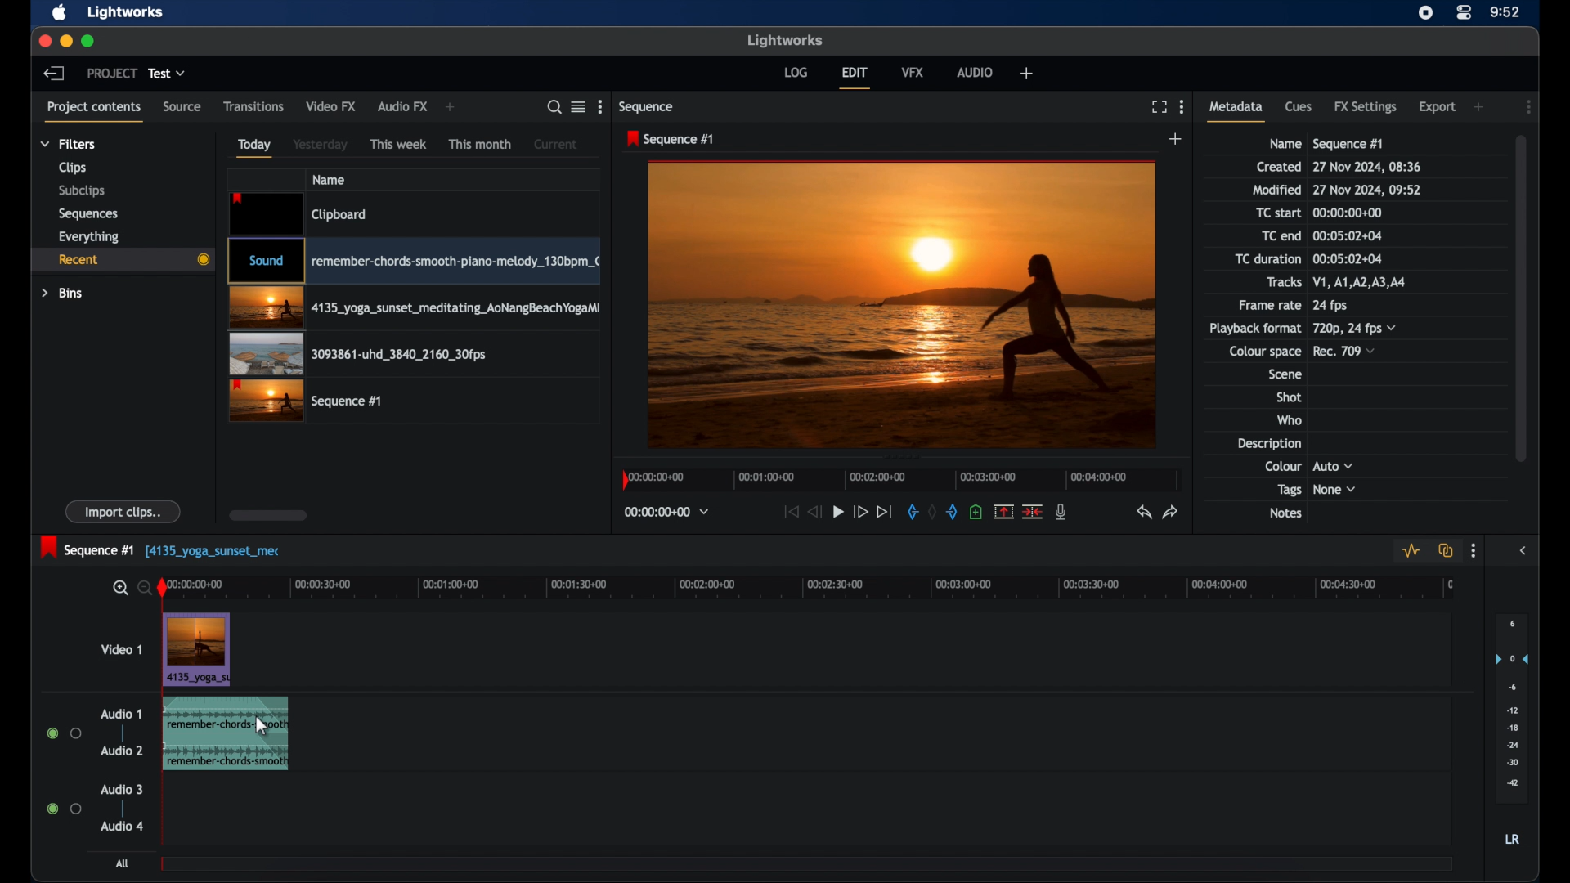 This screenshot has height=883, width=1570. I want to click on notes, so click(1285, 513).